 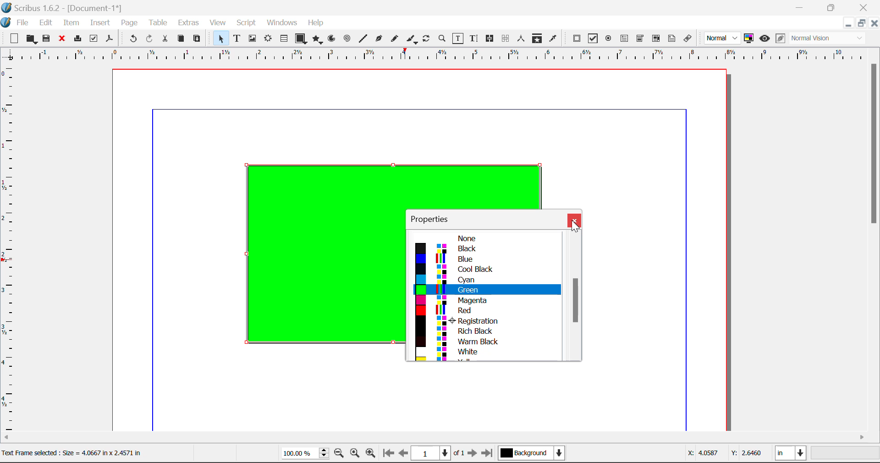 What do you see at coordinates (574, 220) in the screenshot?
I see `Close` at bounding box center [574, 220].